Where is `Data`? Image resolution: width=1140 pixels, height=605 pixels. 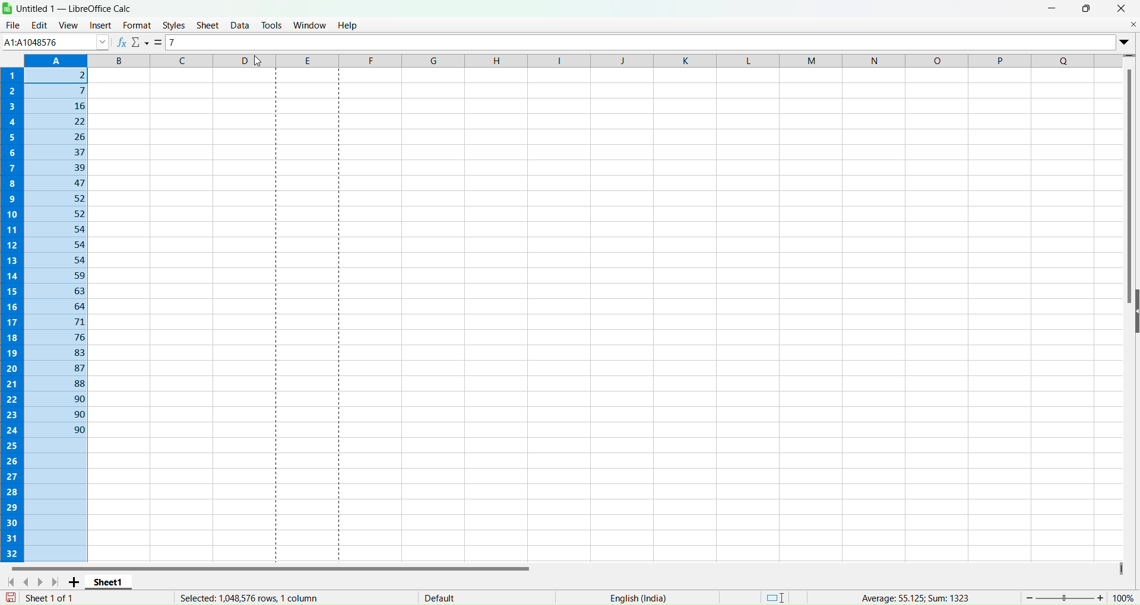 Data is located at coordinates (240, 24).